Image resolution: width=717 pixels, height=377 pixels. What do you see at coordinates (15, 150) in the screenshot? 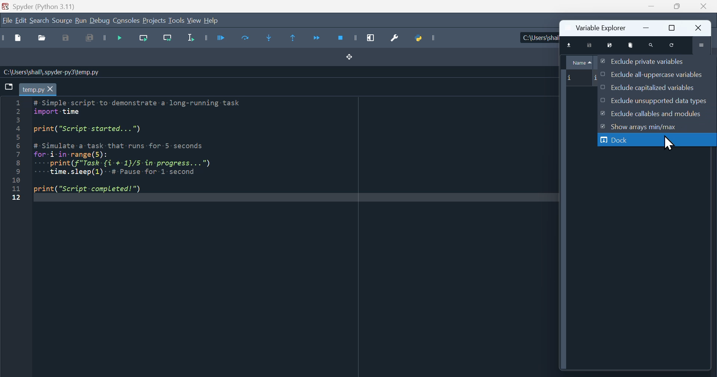
I see `line number` at bounding box center [15, 150].